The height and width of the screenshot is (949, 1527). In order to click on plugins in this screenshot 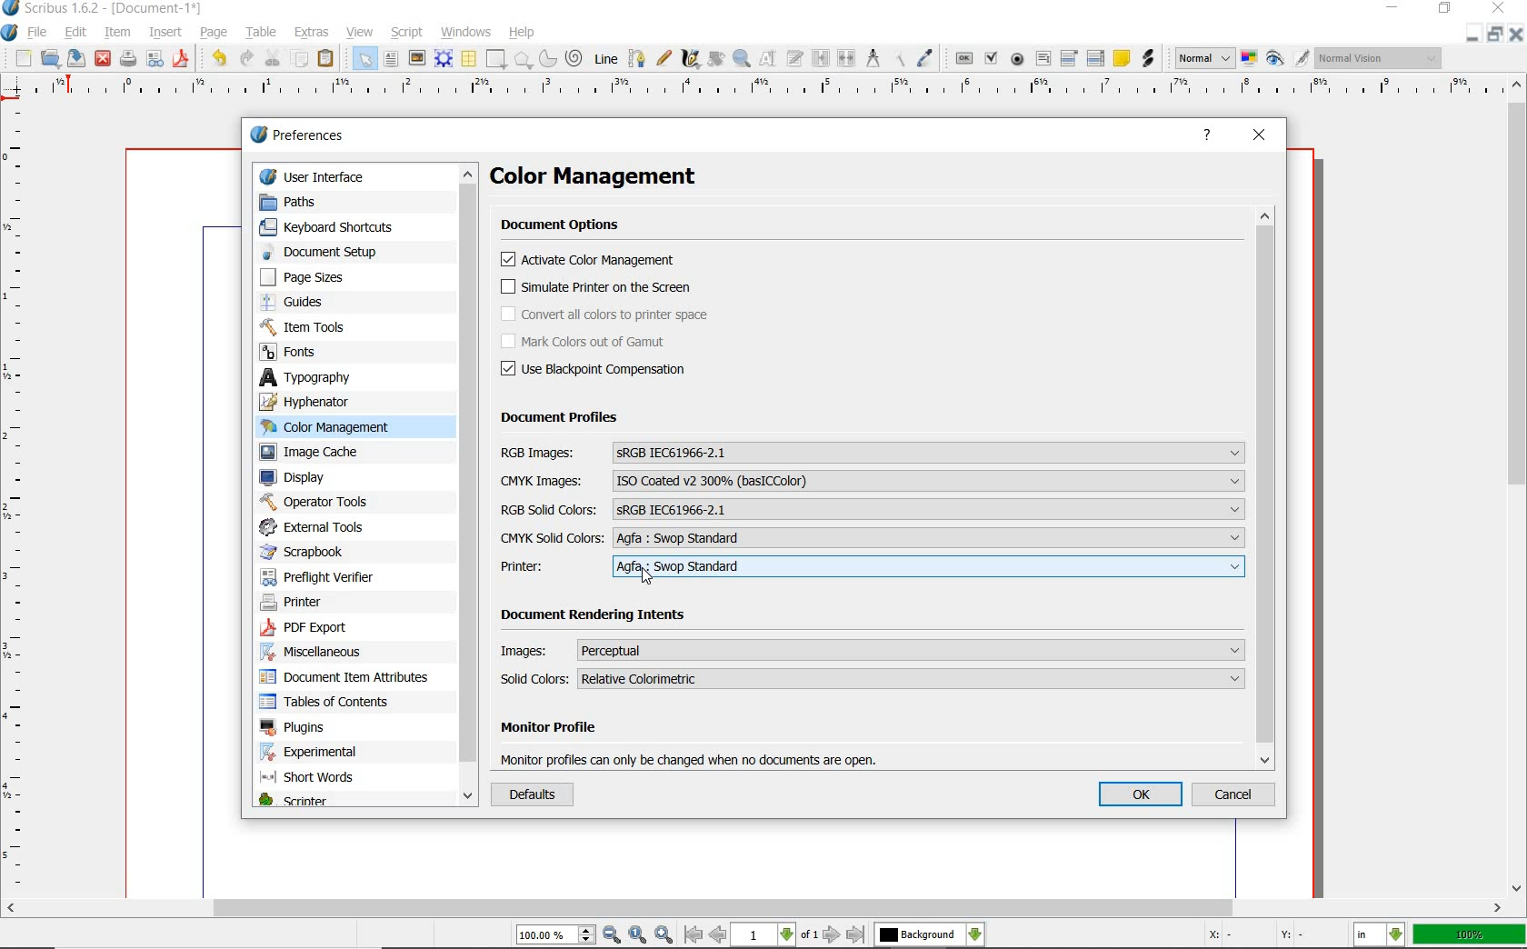, I will do `click(346, 728)`.